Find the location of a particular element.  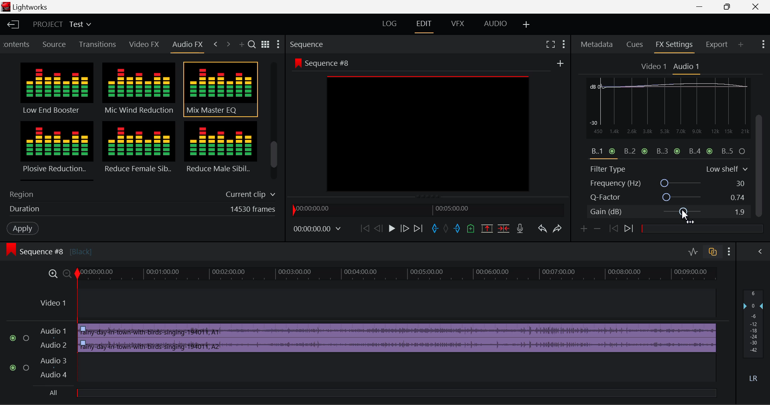

Audio 1 Settings is located at coordinates (687, 67).